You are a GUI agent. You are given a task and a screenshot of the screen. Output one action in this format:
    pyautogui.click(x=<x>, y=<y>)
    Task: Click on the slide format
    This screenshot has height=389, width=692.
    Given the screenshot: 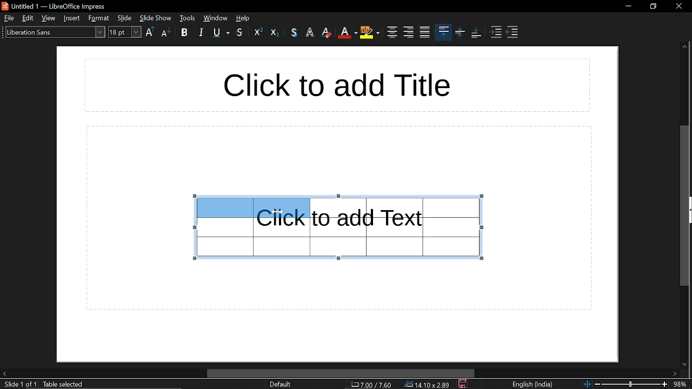 What is the action you would take?
    pyautogui.click(x=280, y=384)
    